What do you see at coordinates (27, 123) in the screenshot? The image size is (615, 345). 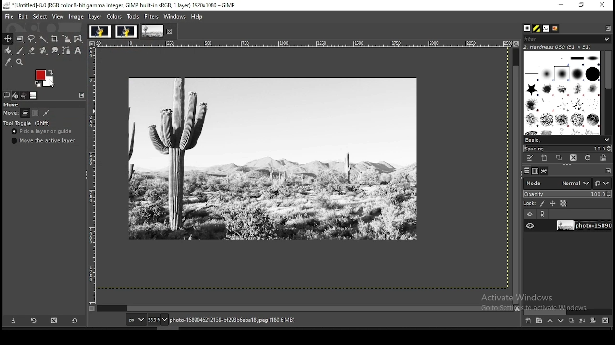 I see `tool toggle` at bounding box center [27, 123].